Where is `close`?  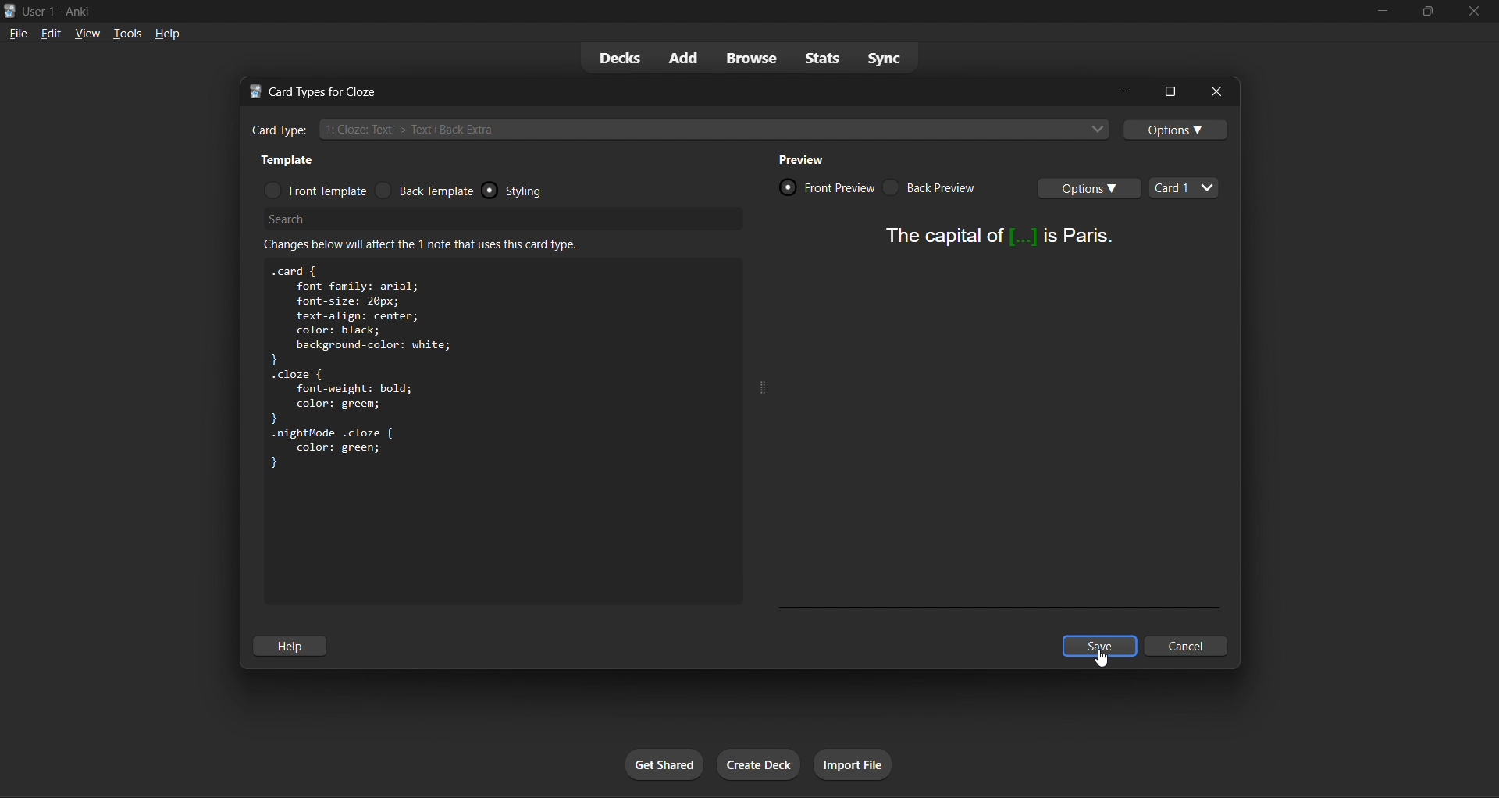 close is located at coordinates (1472, 10).